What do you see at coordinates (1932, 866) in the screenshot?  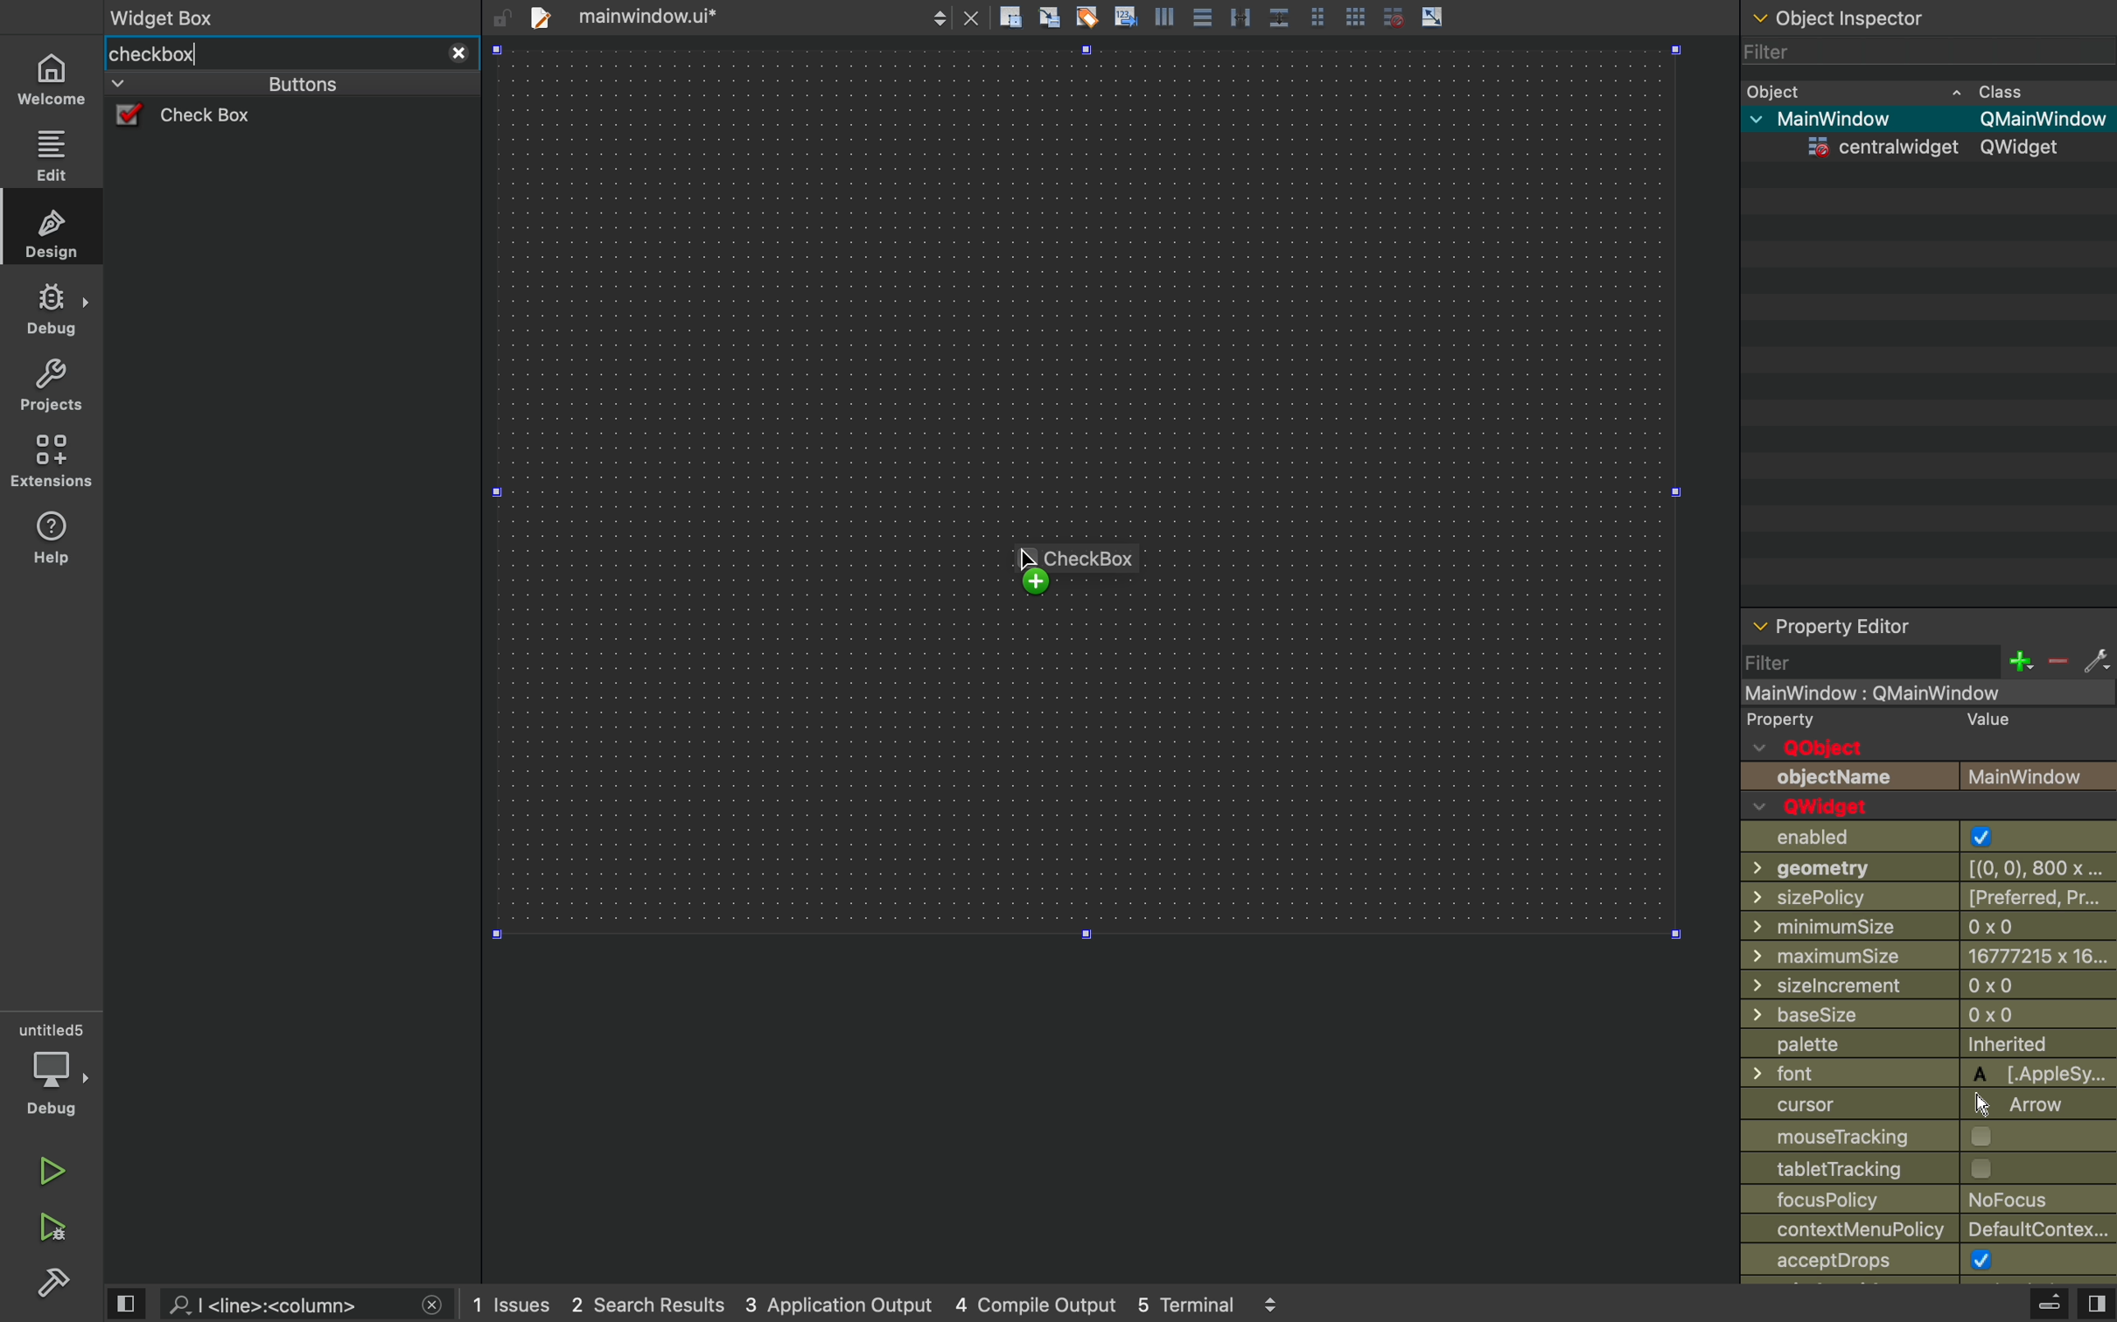 I see `geometry` at bounding box center [1932, 866].